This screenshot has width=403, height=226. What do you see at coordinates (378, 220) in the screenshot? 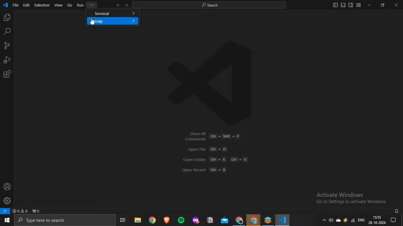
I see `date and time` at bounding box center [378, 220].